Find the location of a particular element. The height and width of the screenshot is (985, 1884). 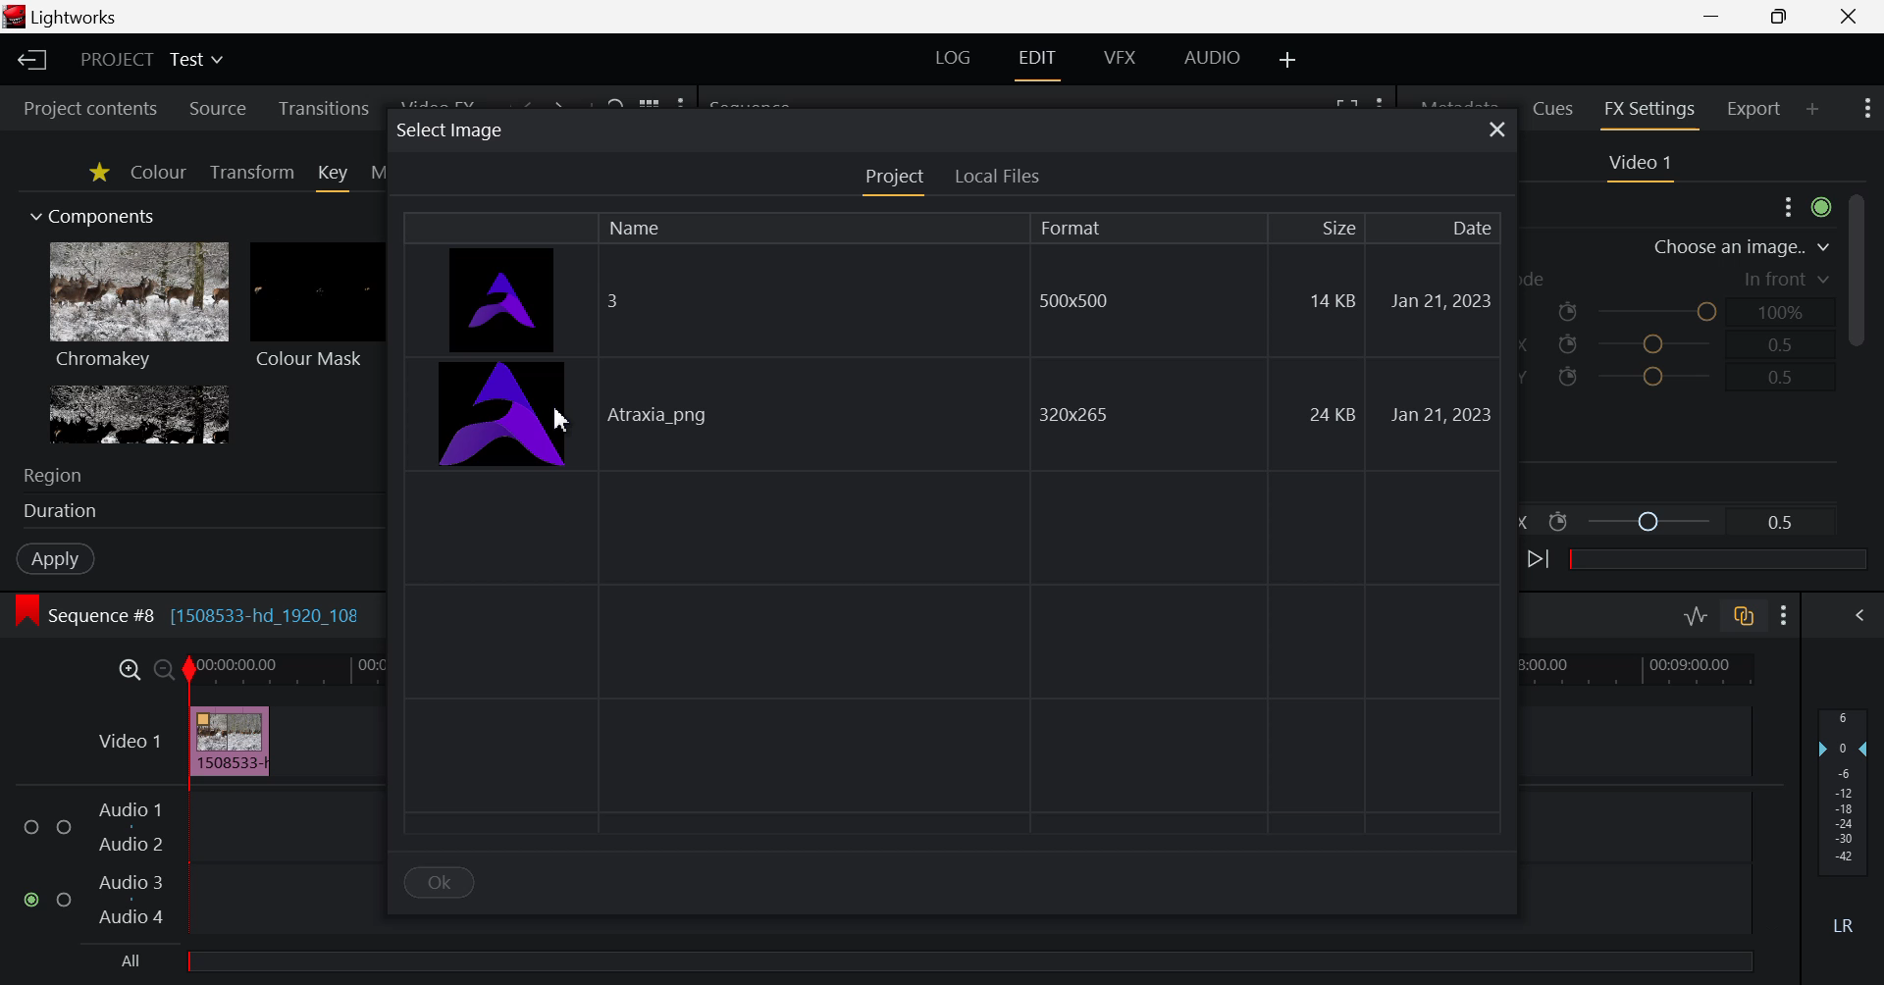

100% is located at coordinates (1781, 310).